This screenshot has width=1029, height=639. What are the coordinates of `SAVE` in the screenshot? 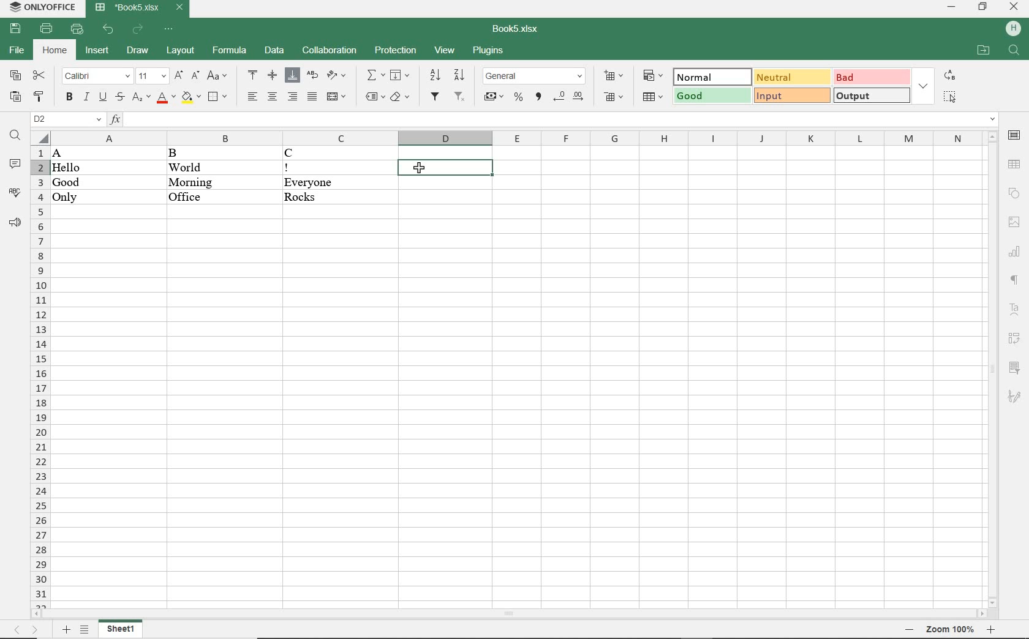 It's located at (17, 29).